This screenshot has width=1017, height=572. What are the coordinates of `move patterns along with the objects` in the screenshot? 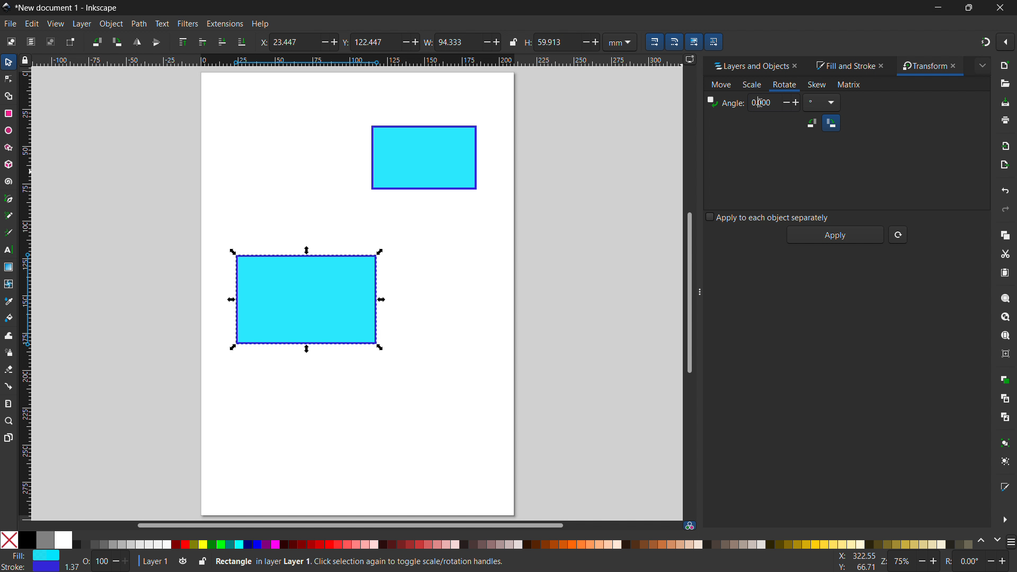 It's located at (713, 41).